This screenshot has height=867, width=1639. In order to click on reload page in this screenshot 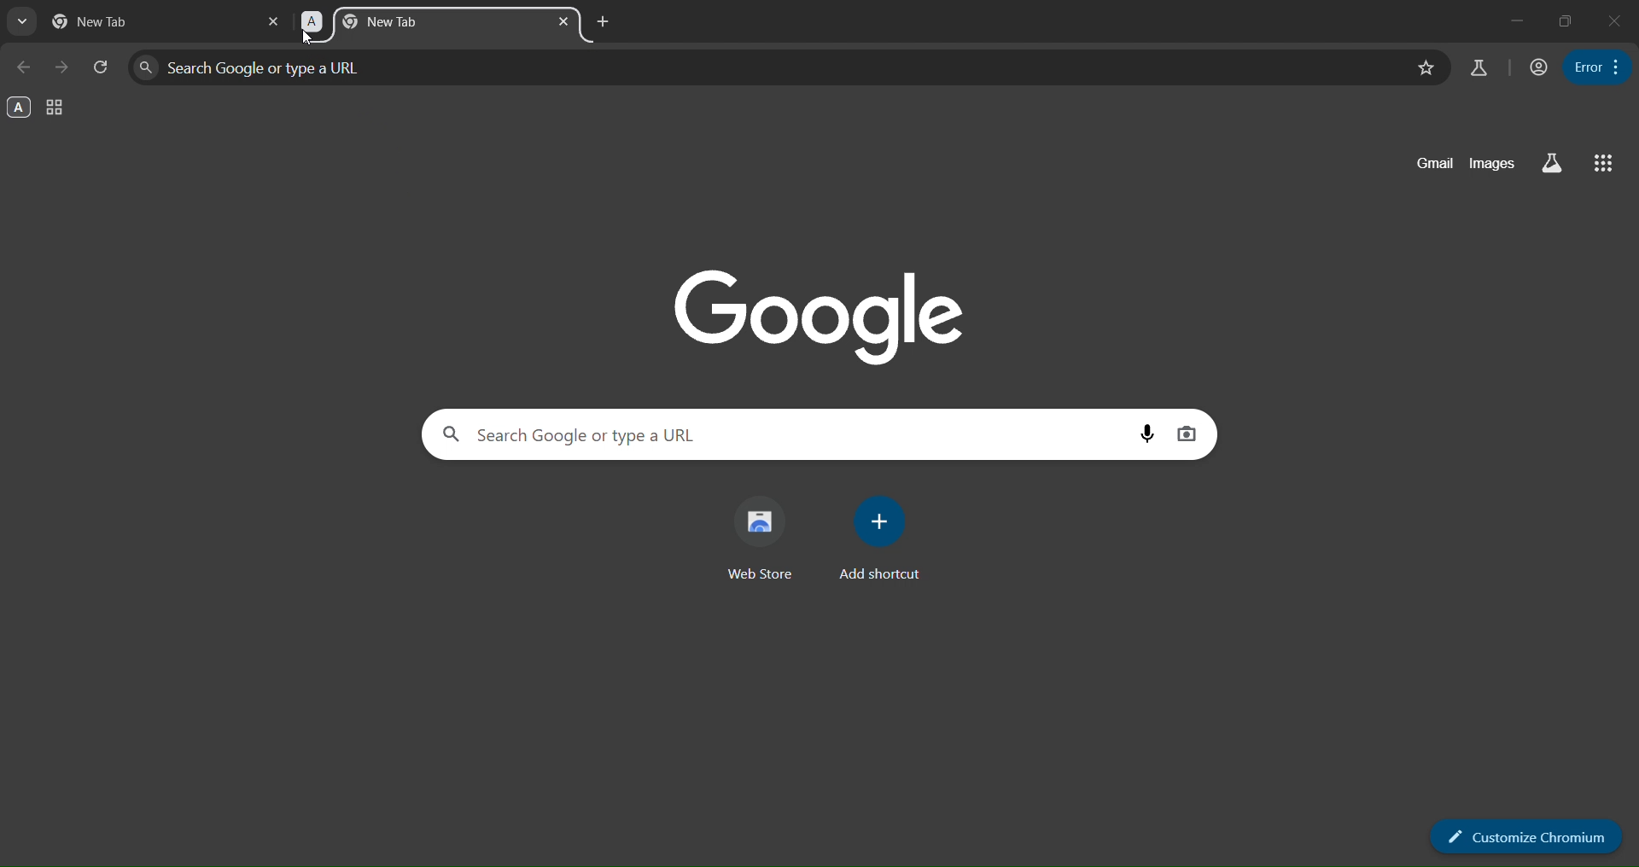, I will do `click(102, 66)`.